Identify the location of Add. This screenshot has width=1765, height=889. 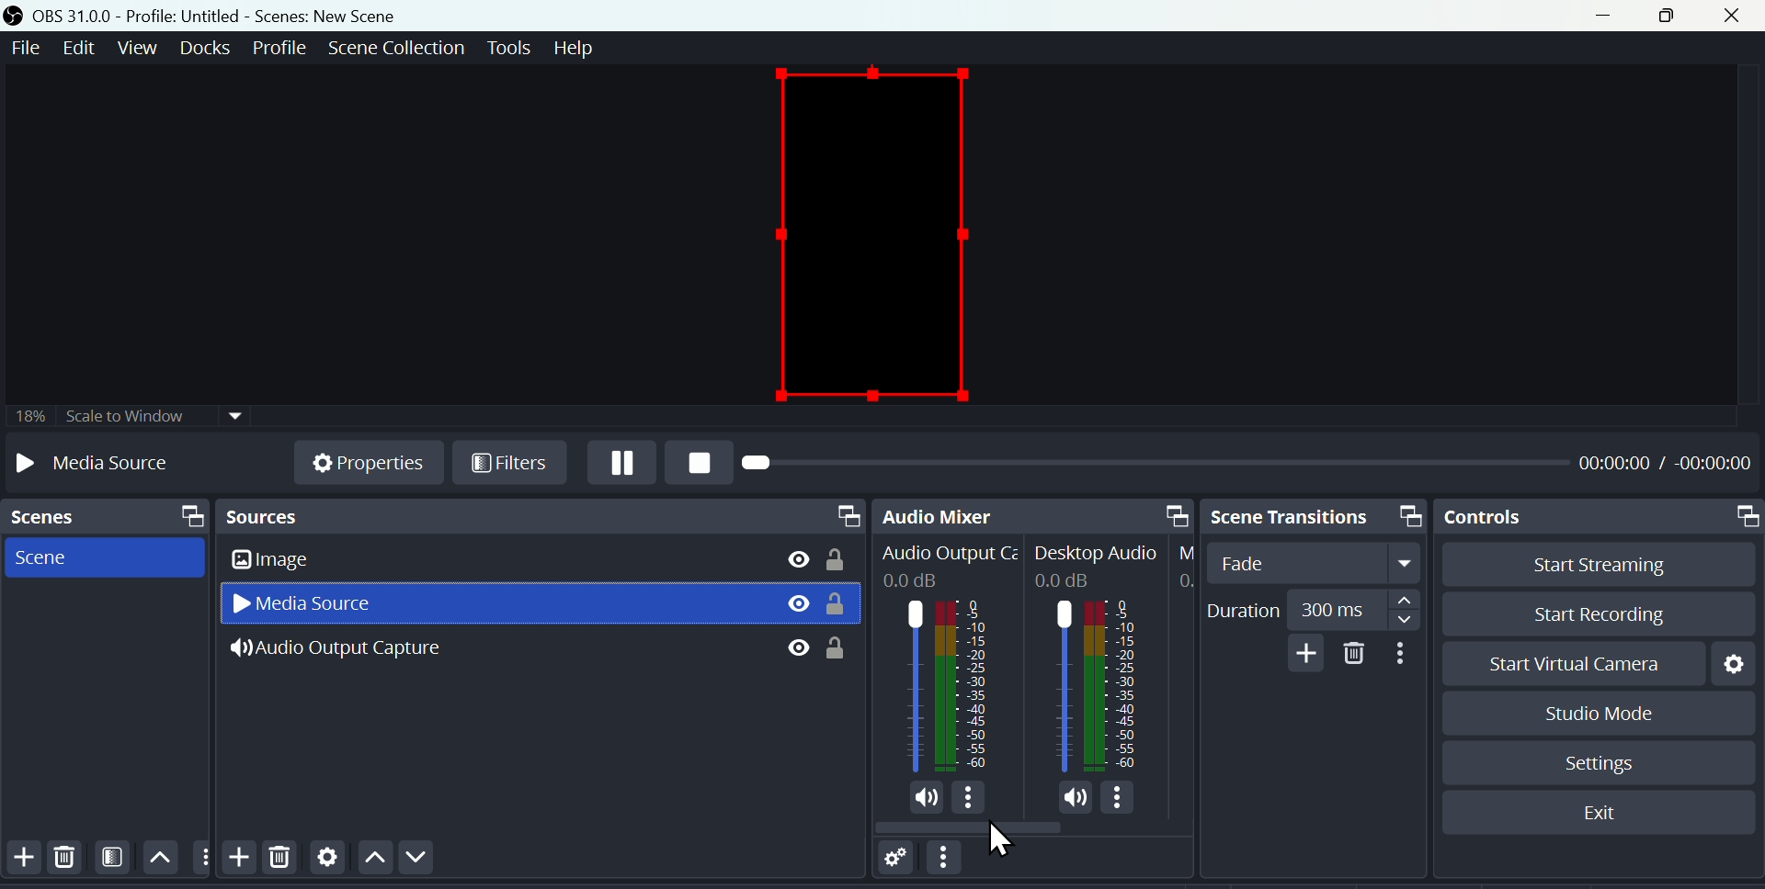
(235, 855).